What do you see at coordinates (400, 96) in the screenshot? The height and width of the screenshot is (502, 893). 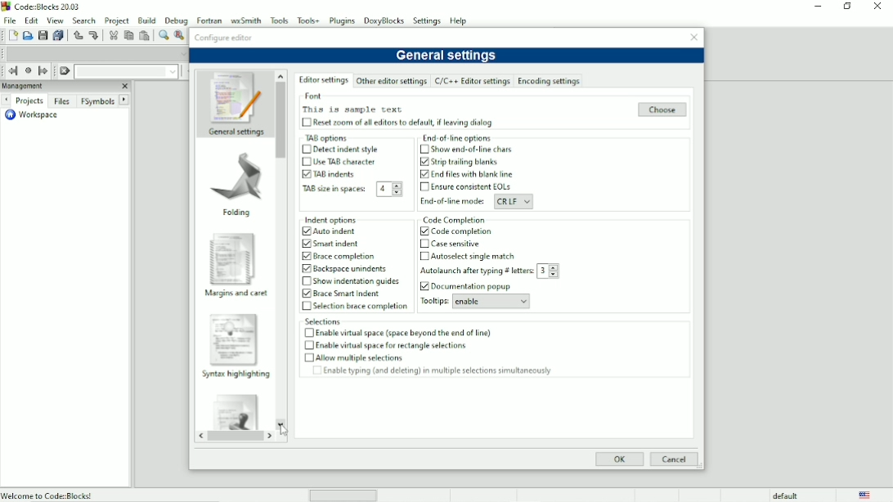 I see `Font` at bounding box center [400, 96].